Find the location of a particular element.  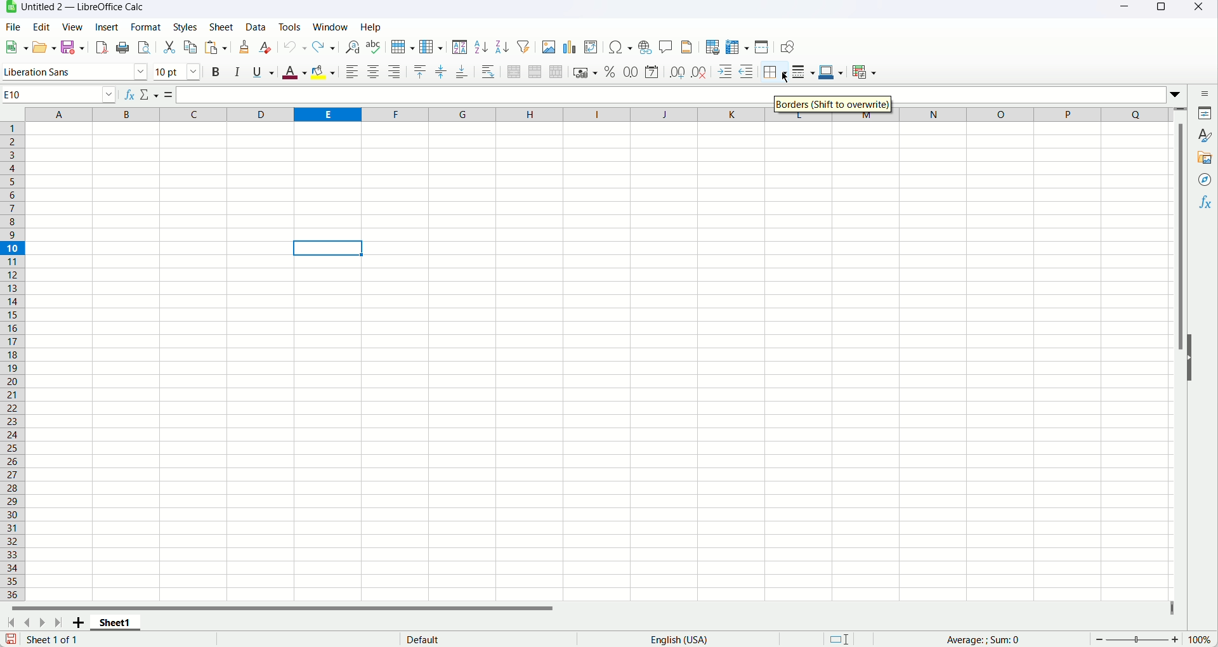

Redo is located at coordinates (325, 47).